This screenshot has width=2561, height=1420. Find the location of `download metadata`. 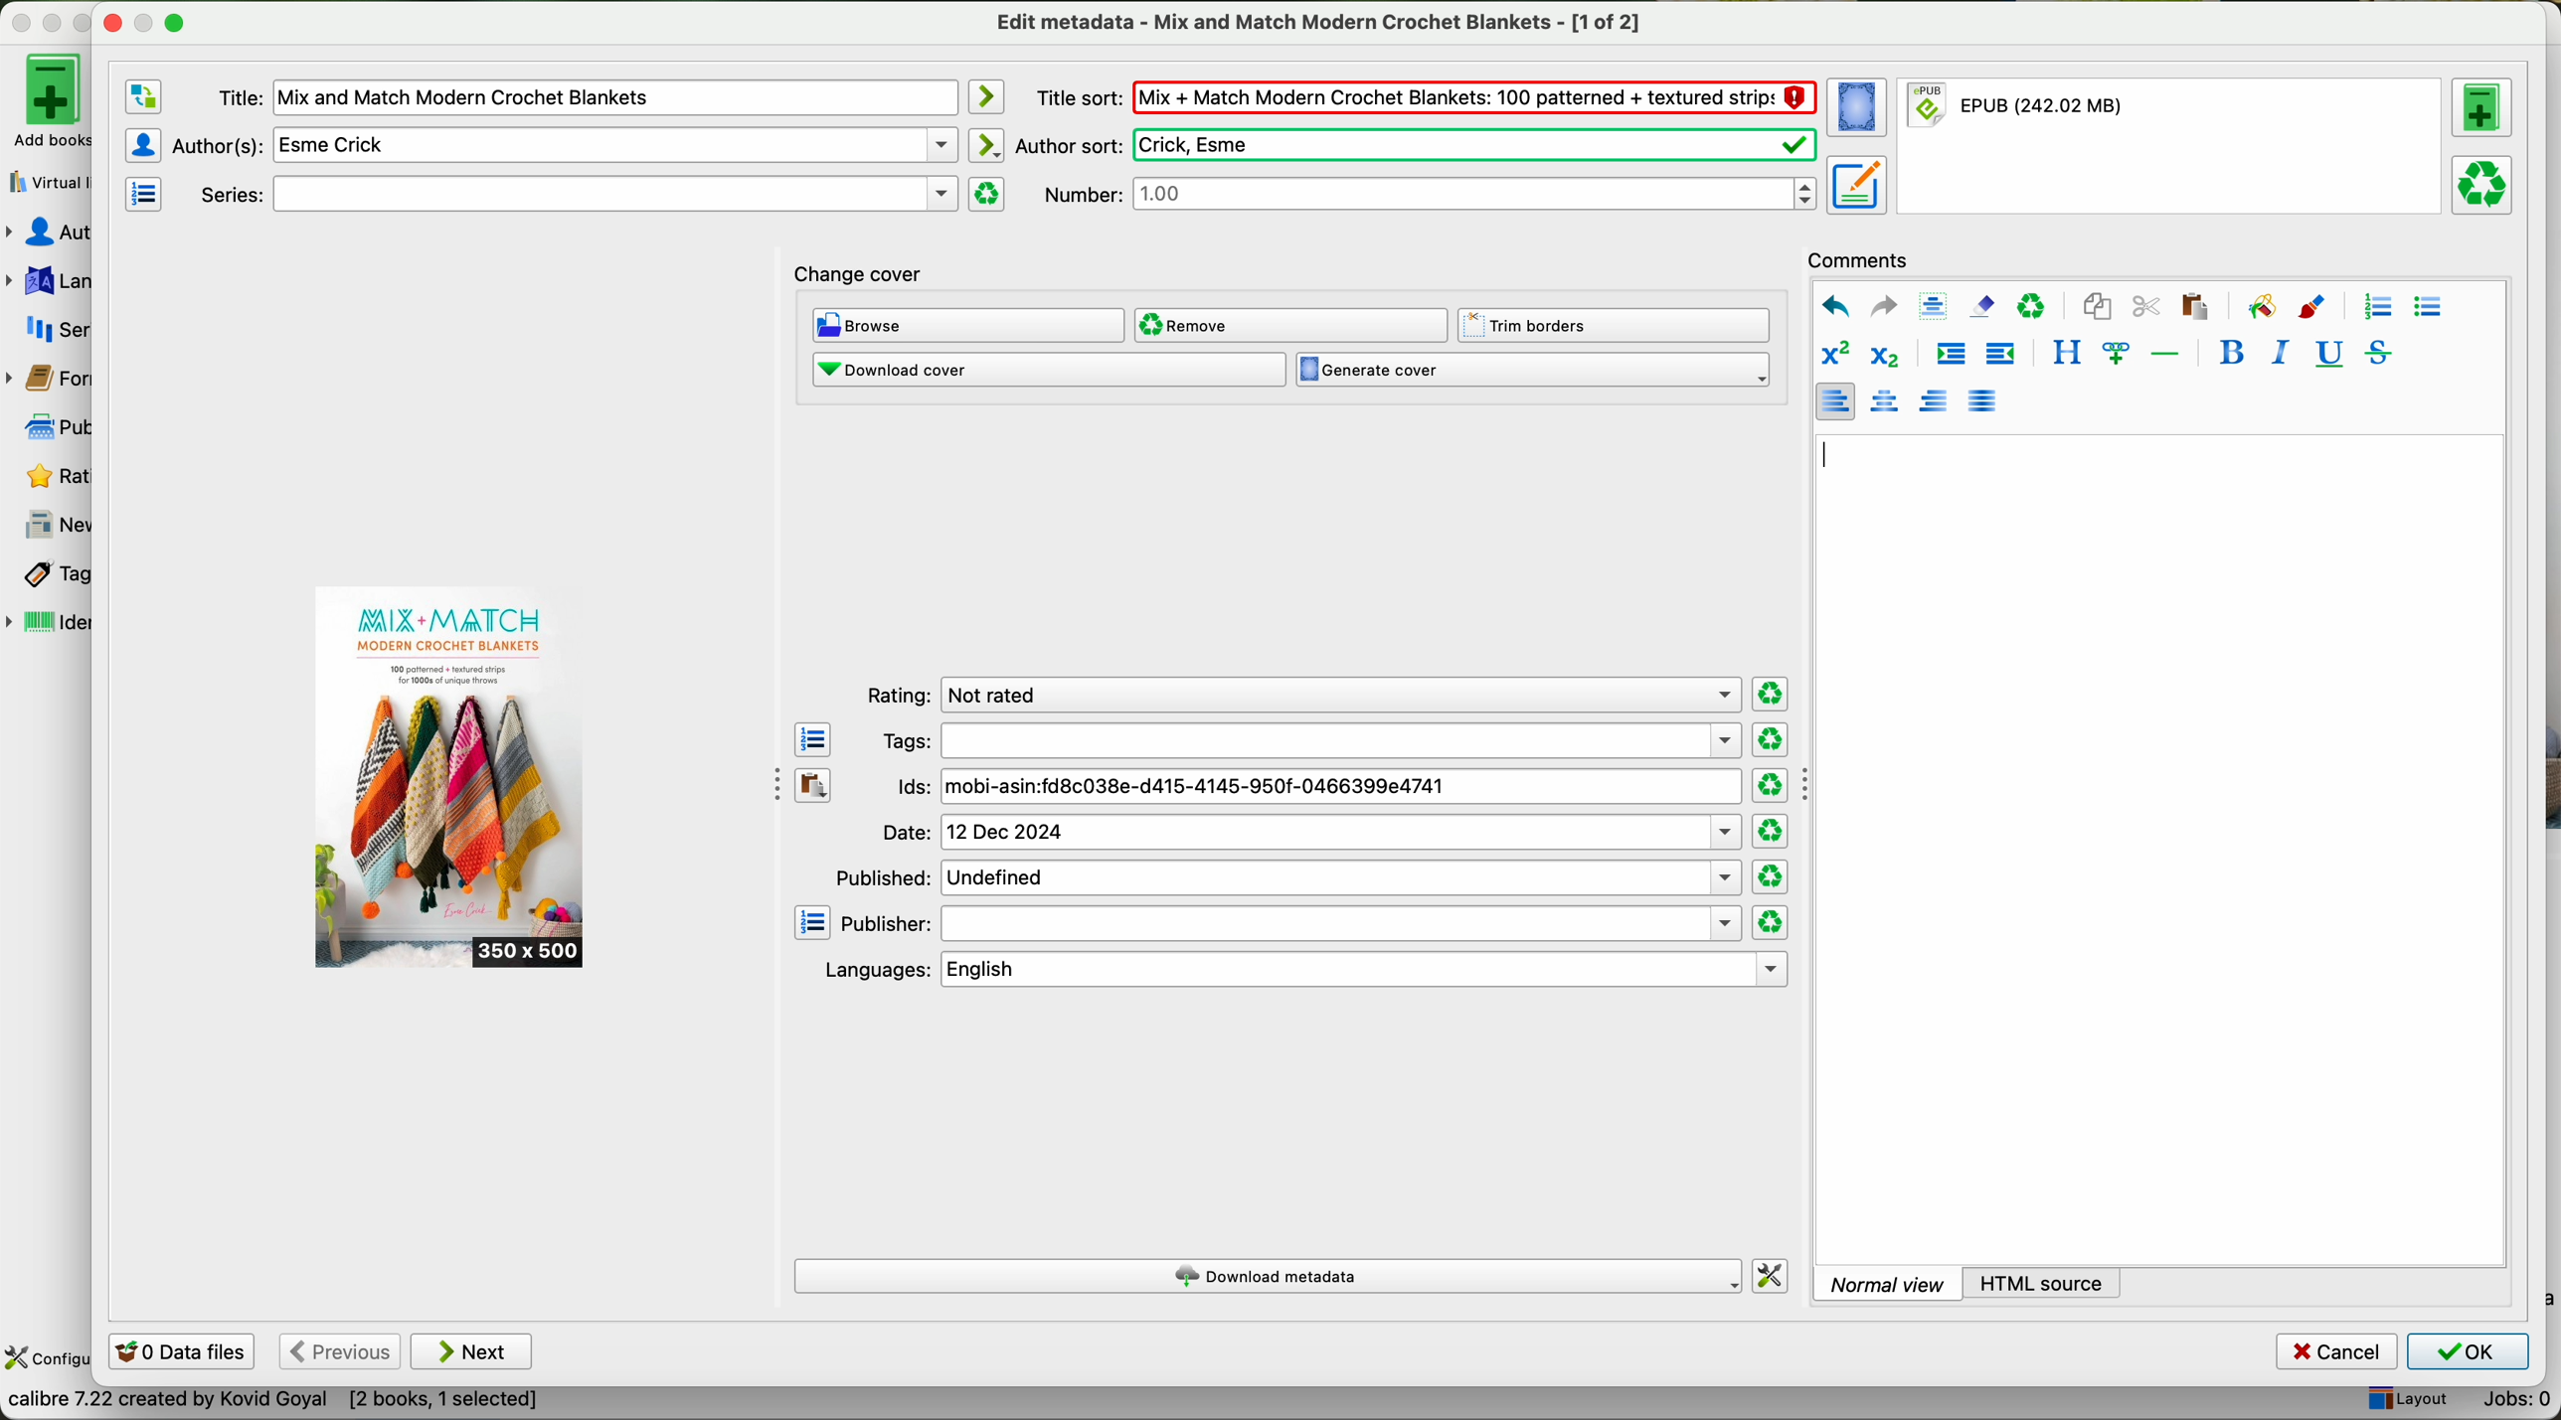

download metadata is located at coordinates (1271, 1278).